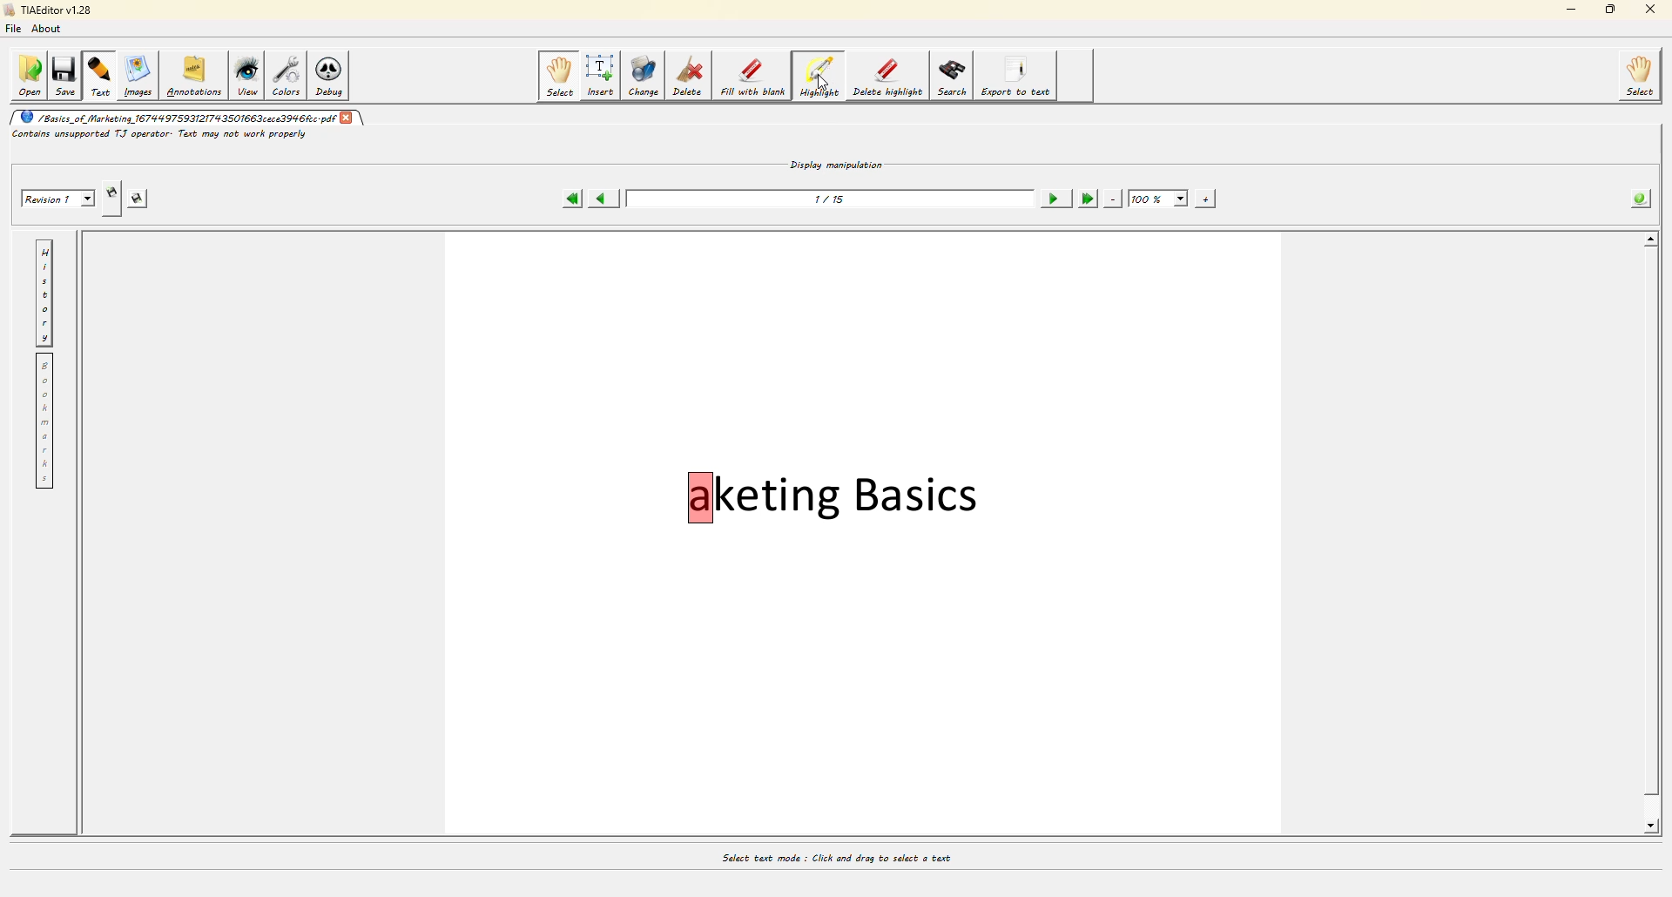 The width and height of the screenshot is (1672, 897). What do you see at coordinates (1651, 10) in the screenshot?
I see `close` at bounding box center [1651, 10].